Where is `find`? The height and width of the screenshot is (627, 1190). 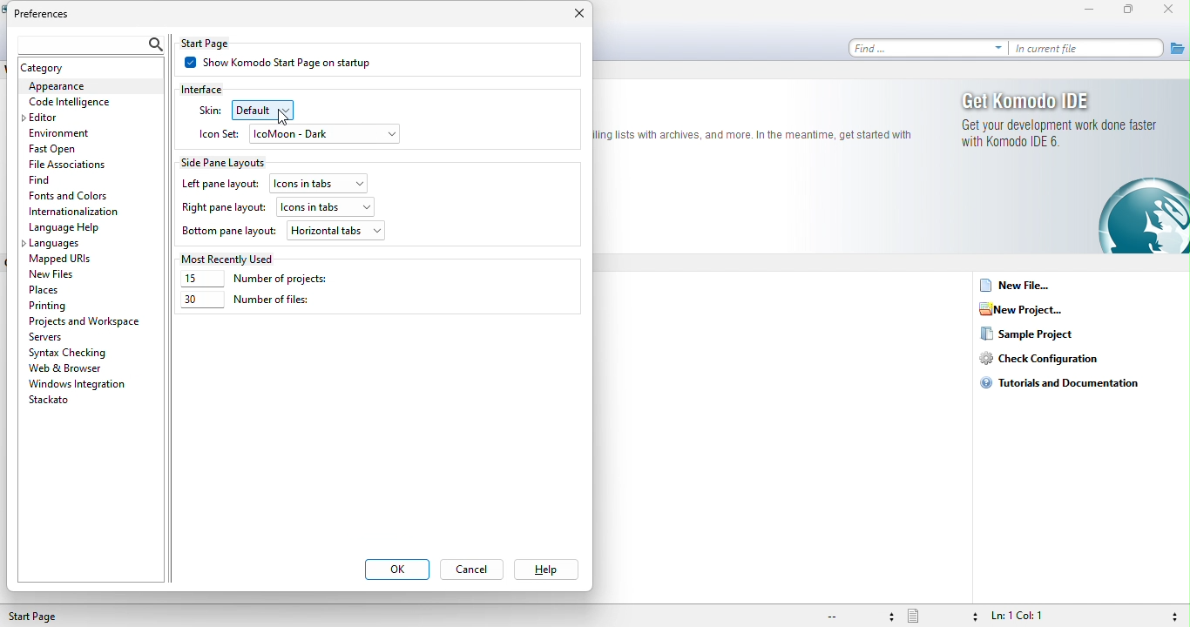 find is located at coordinates (77, 179).